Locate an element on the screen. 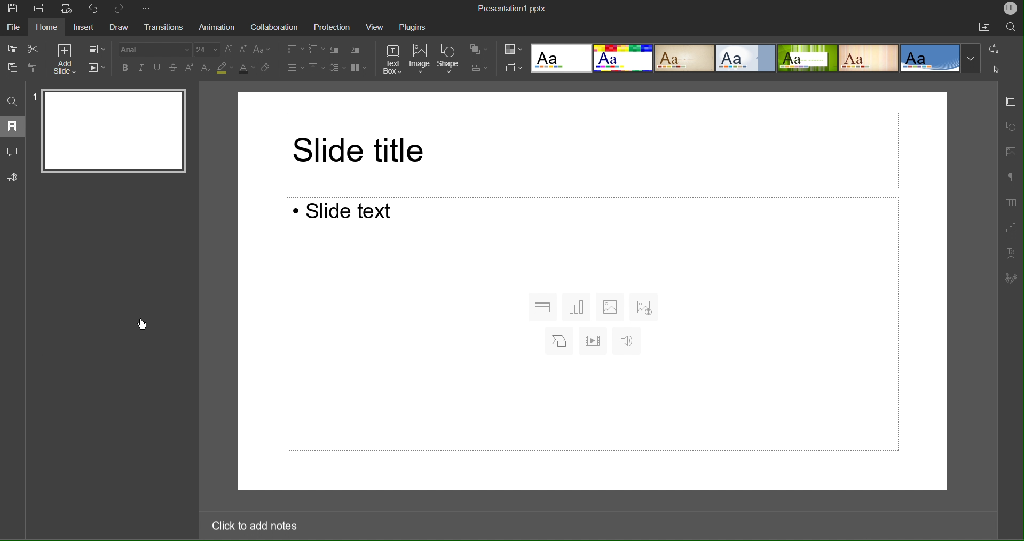 The height and width of the screenshot is (541, 1024). Search is located at coordinates (12, 99).